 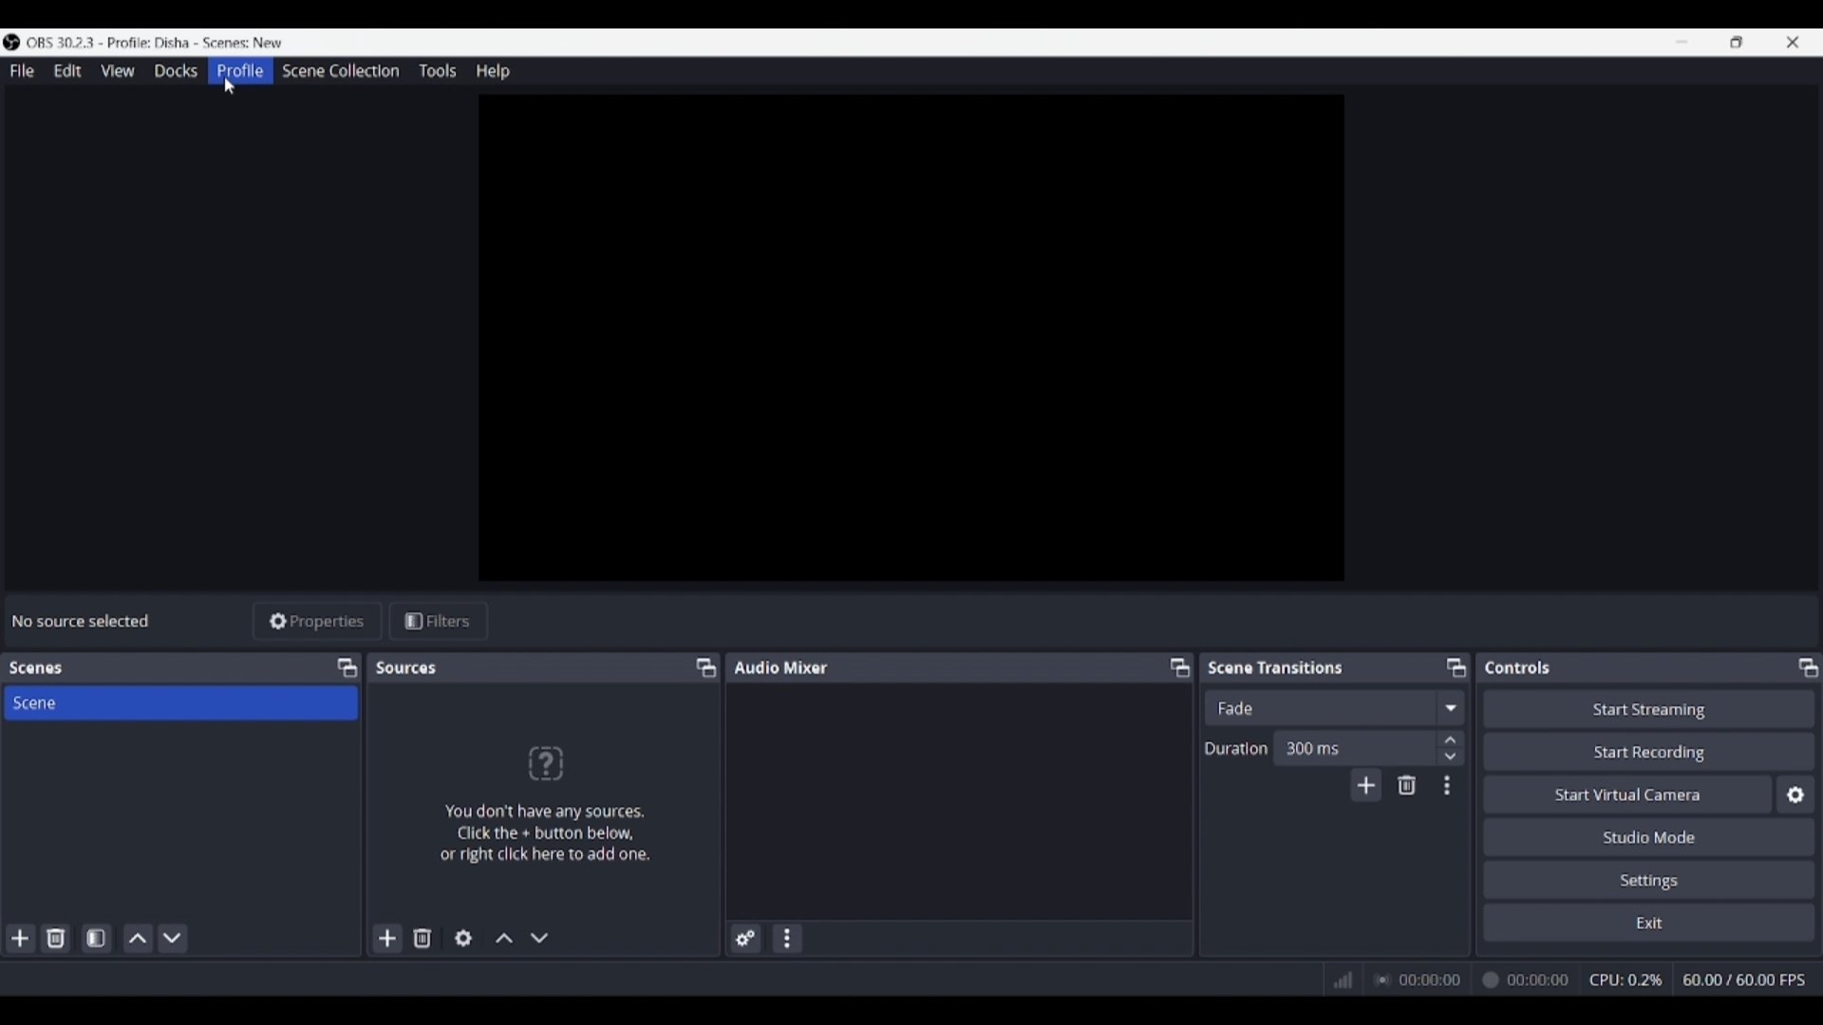 I want to click on Scene collection menu, so click(x=340, y=70).